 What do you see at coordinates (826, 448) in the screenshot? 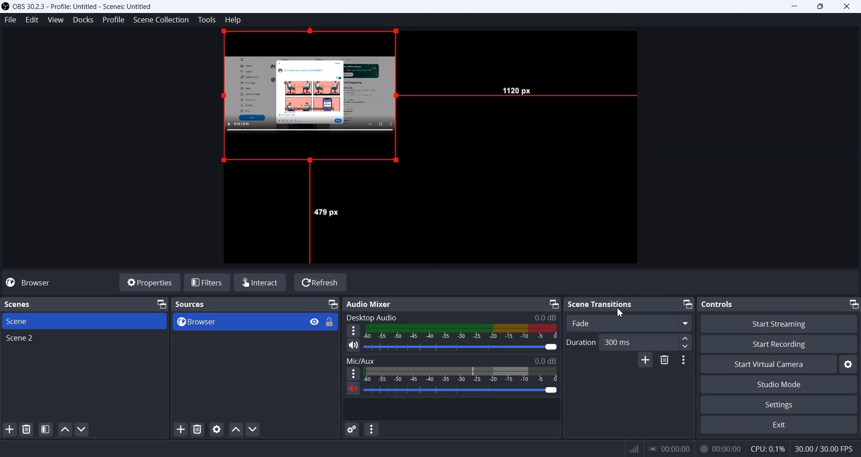
I see `30.00/30.00 FPS` at bounding box center [826, 448].